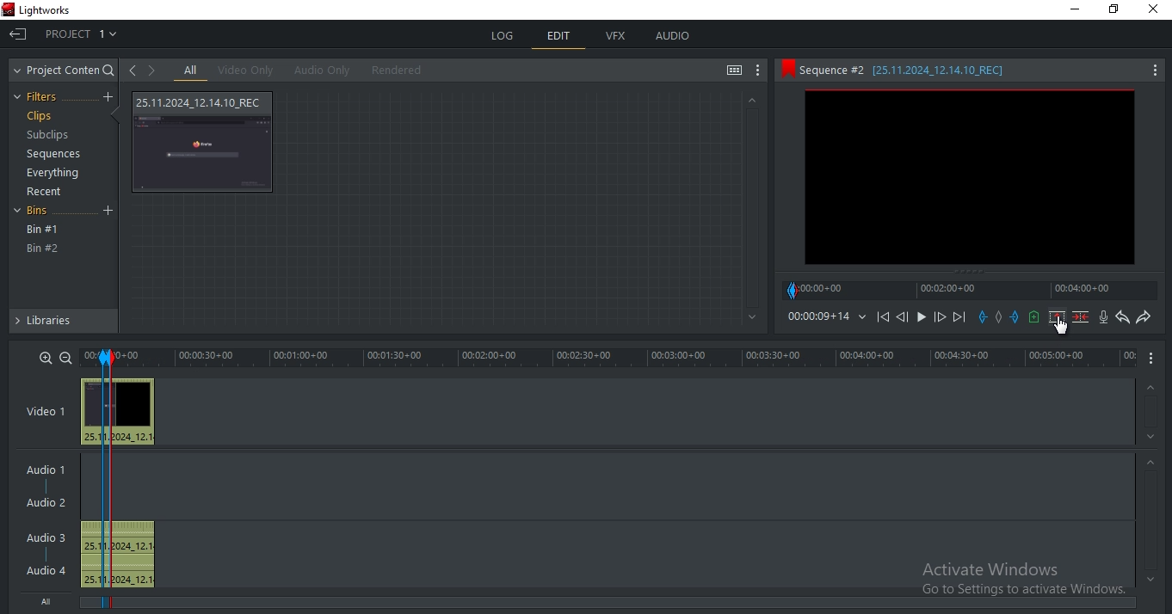  What do you see at coordinates (1151, 437) in the screenshot?
I see `Down` at bounding box center [1151, 437].